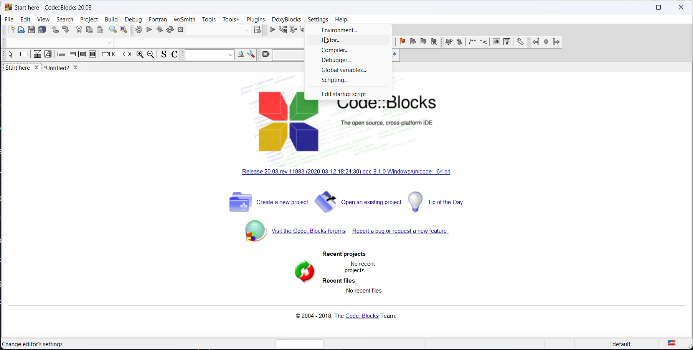 This screenshot has height=350, width=693. What do you see at coordinates (64, 68) in the screenshot?
I see `untitled 2` at bounding box center [64, 68].